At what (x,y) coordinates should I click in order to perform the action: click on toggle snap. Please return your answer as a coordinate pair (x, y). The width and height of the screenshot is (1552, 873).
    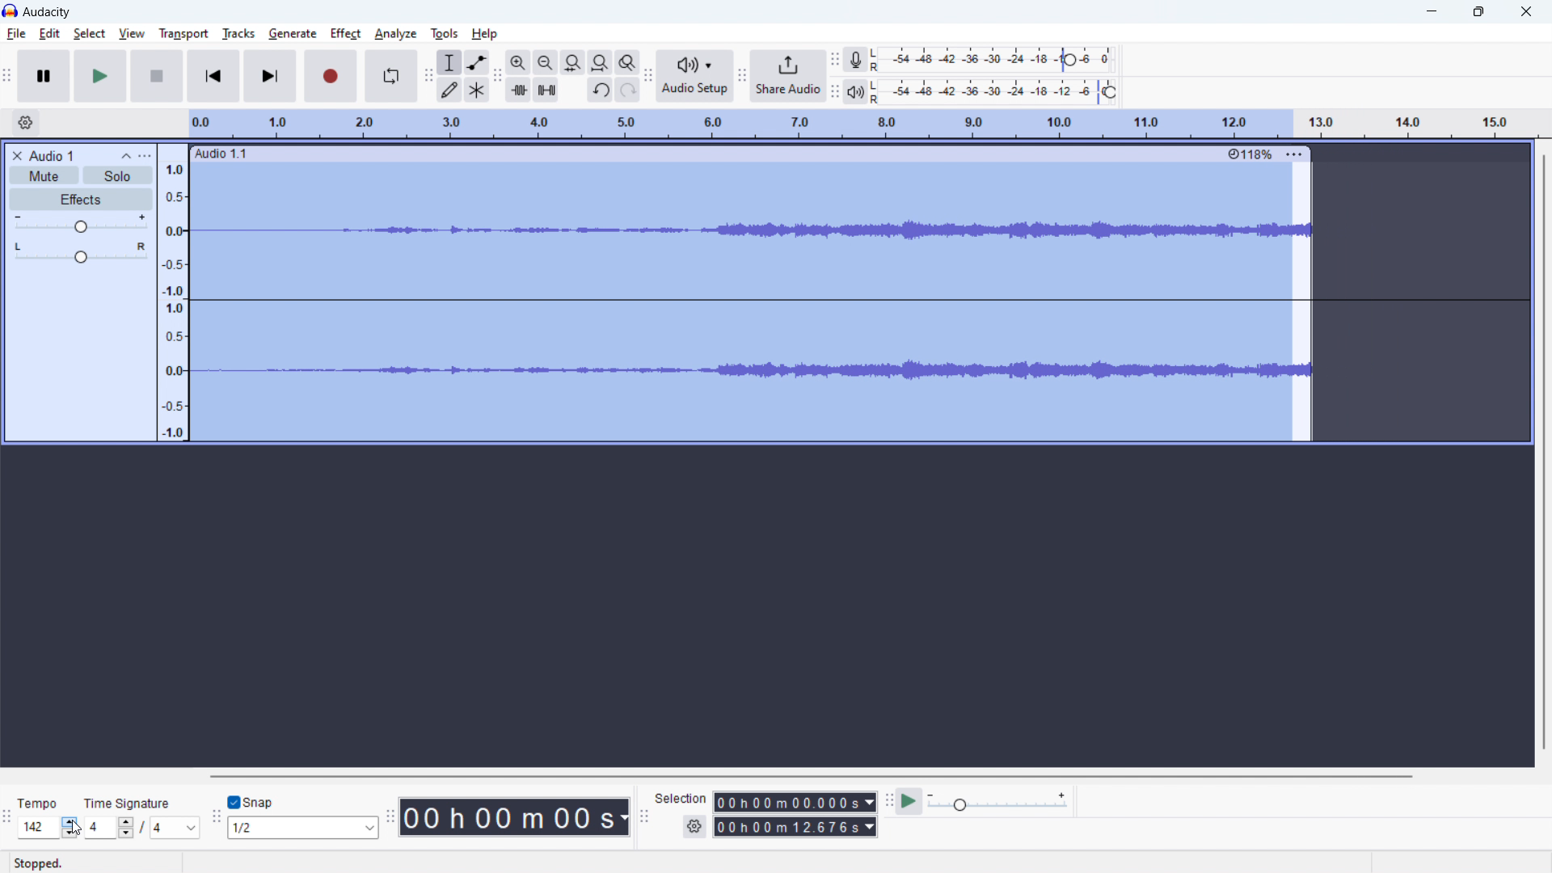
    Looking at the image, I should click on (250, 802).